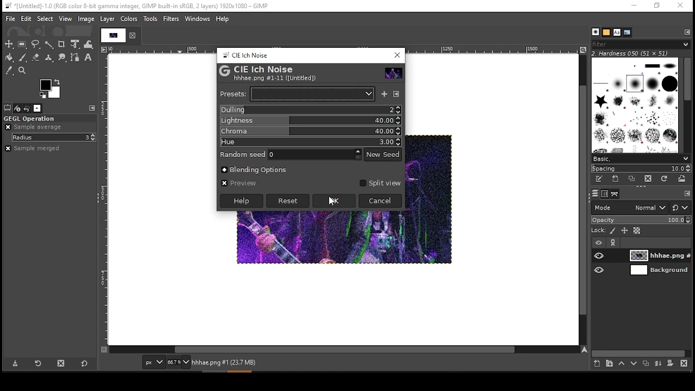  I want to click on rectangular selection tool, so click(22, 44).